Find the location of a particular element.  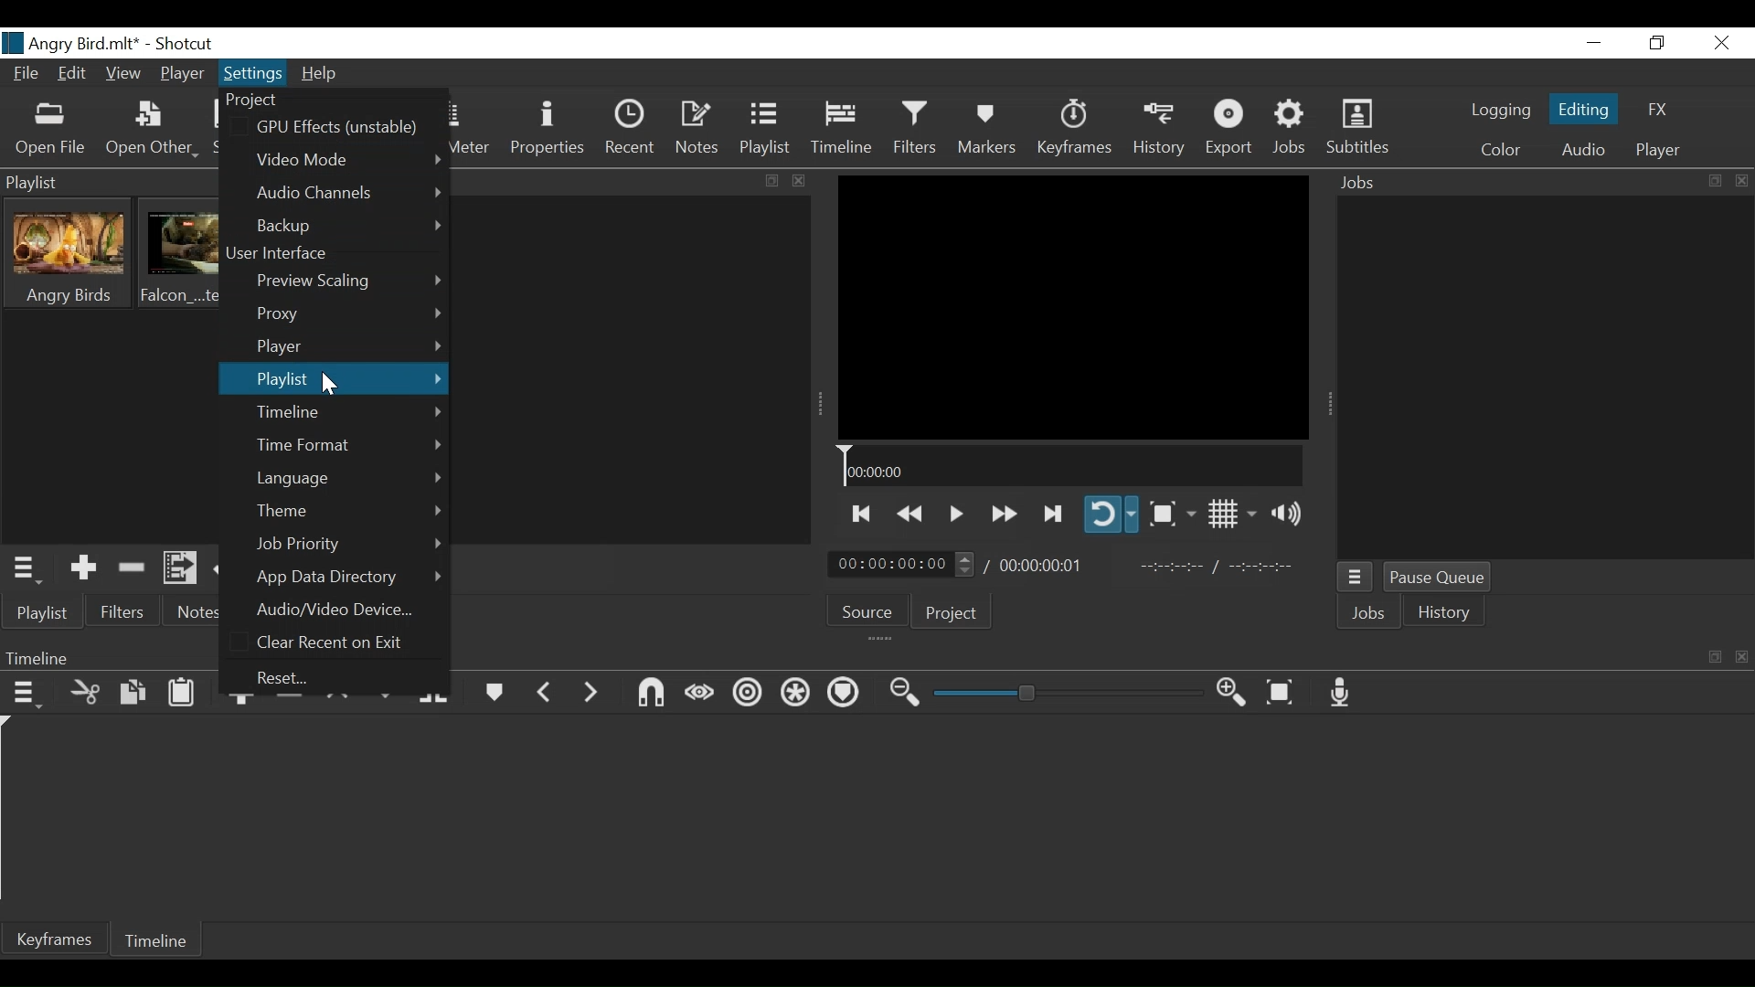

Toggle display grid on the player is located at coordinates (1232, 515).